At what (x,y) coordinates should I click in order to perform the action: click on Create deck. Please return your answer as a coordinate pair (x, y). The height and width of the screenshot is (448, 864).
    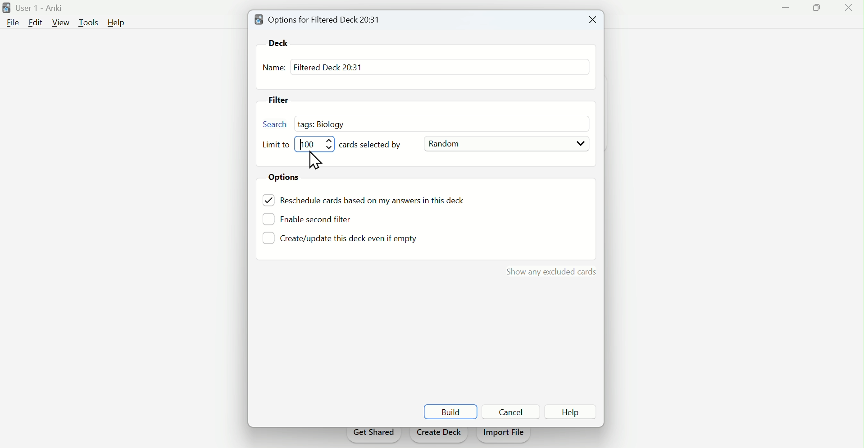
    Looking at the image, I should click on (439, 435).